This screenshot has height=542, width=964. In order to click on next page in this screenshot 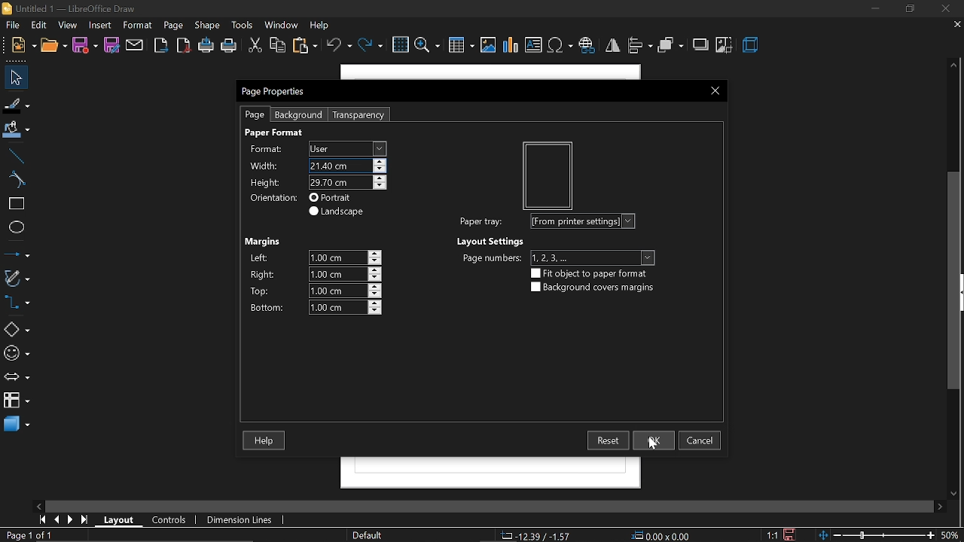, I will do `click(72, 521)`.